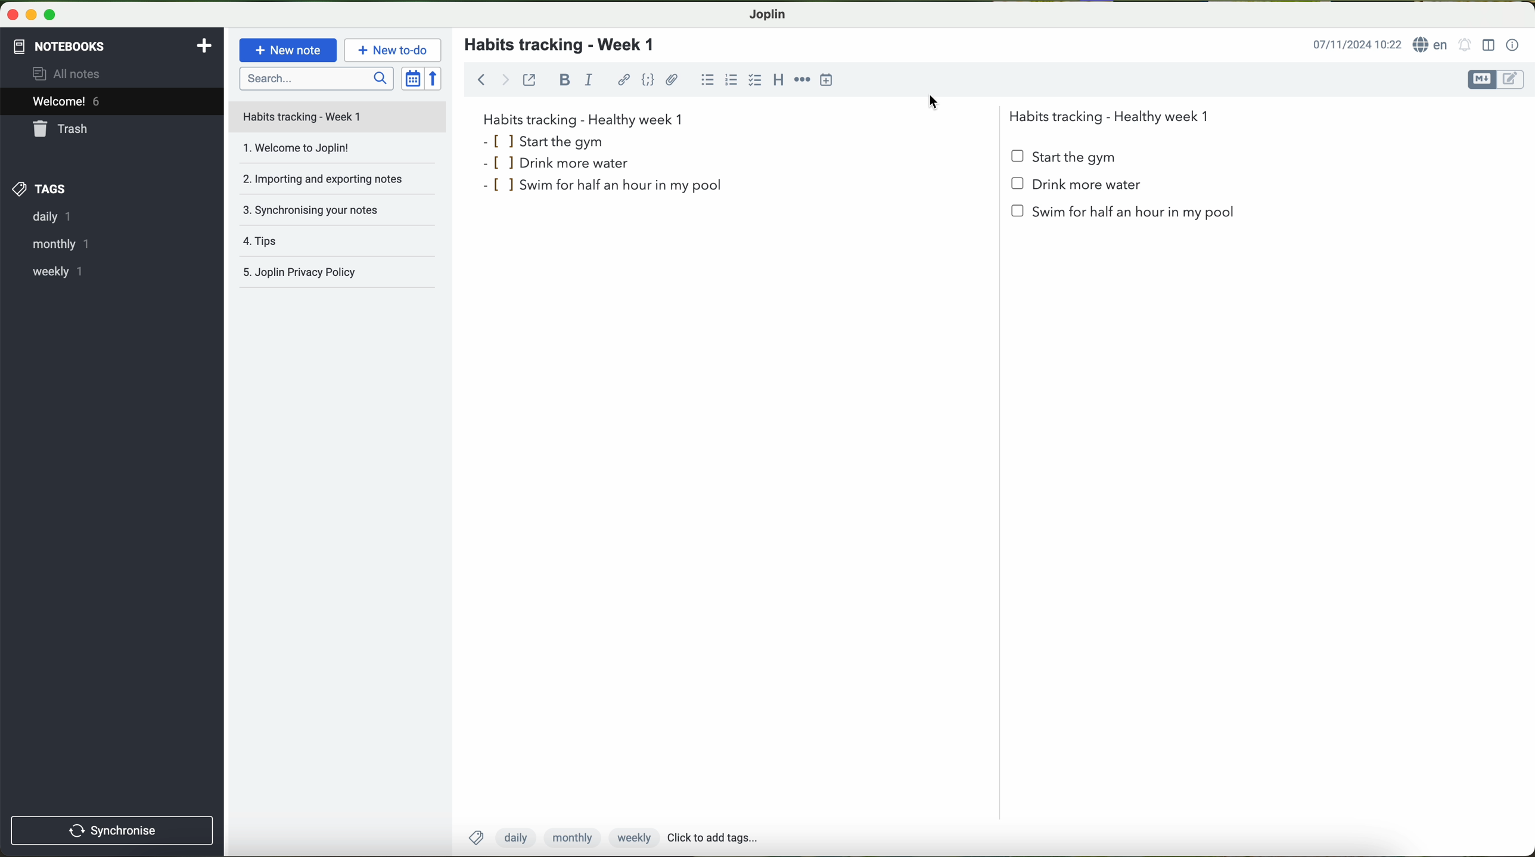 The height and width of the screenshot is (857, 1535). I want to click on swim for half an hour in my pool, so click(605, 187).